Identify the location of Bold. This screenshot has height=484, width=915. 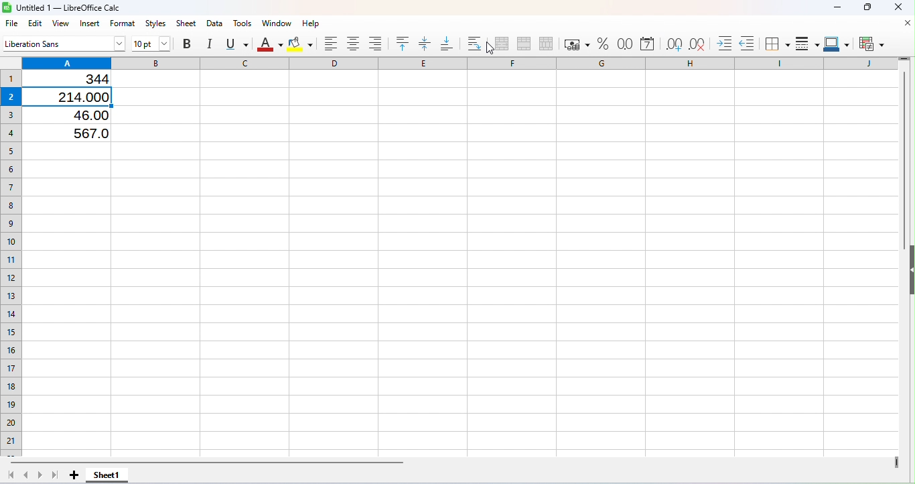
(190, 43).